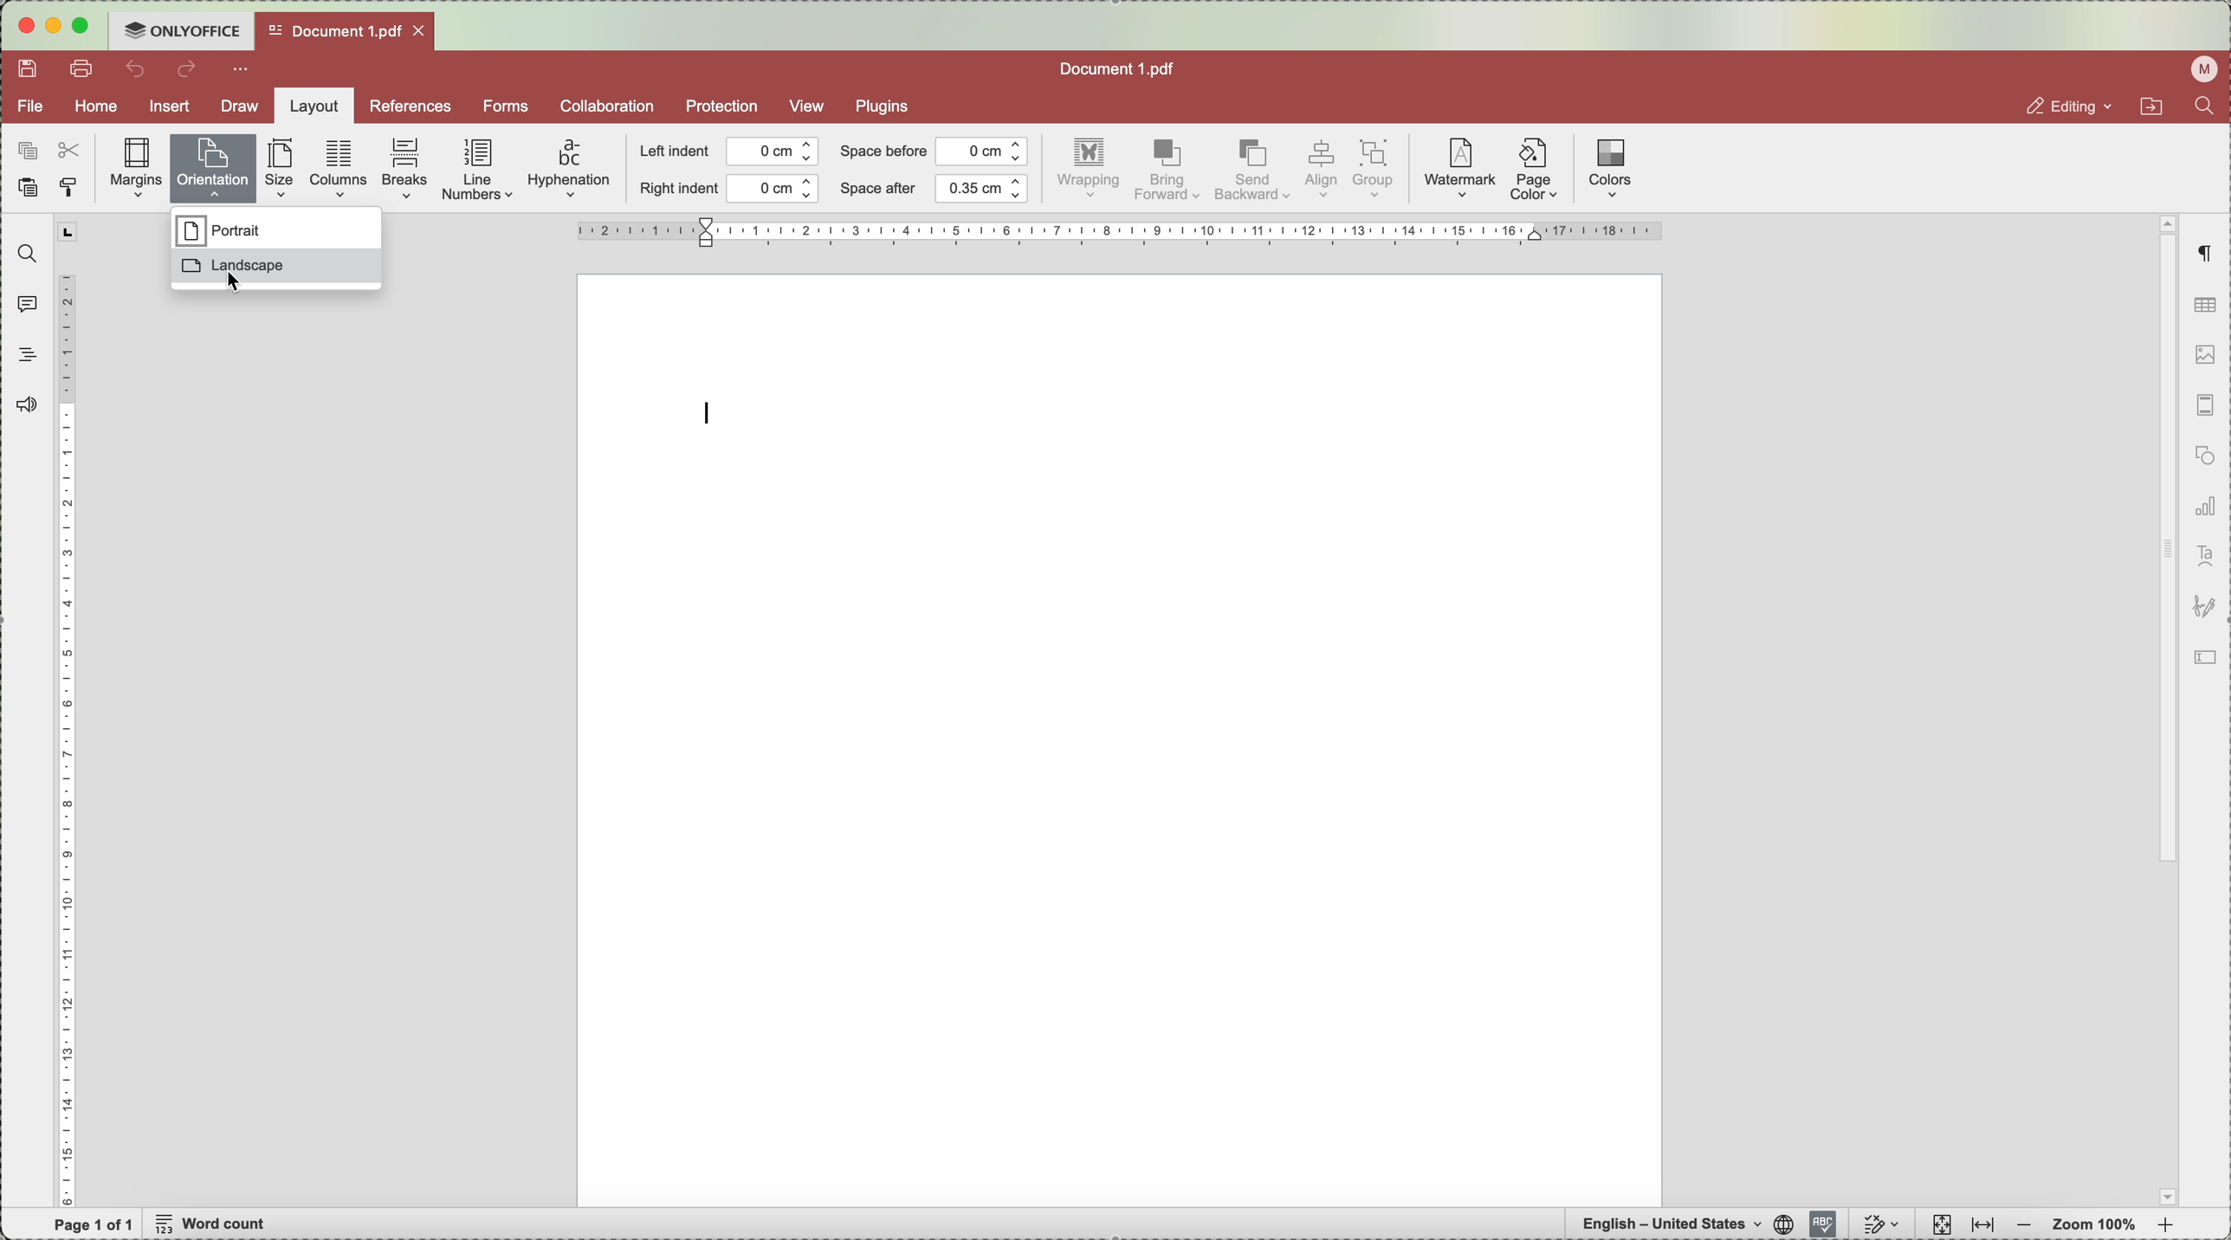 This screenshot has width=2231, height=1240. Describe the element at coordinates (1822, 1224) in the screenshot. I see `spelling activated` at that location.